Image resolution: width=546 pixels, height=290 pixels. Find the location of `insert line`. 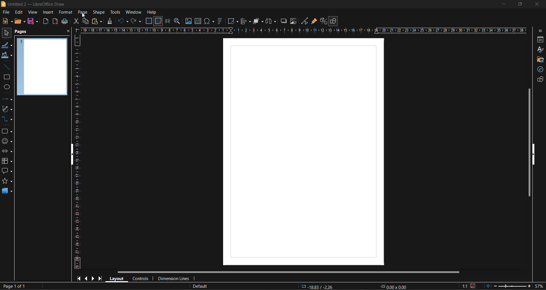

insert line is located at coordinates (6, 68).